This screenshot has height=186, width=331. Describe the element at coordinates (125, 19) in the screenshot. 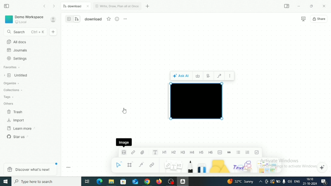

I see `More` at that location.